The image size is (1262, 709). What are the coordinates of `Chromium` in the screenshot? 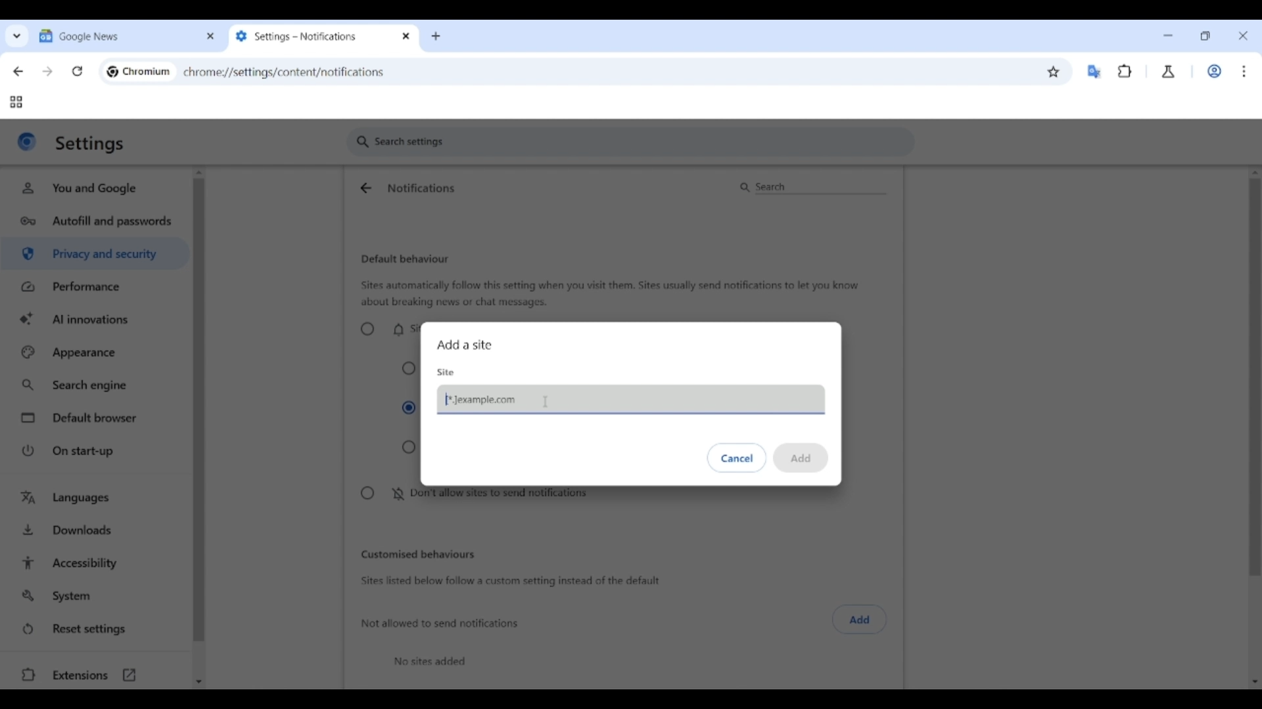 It's located at (147, 71).